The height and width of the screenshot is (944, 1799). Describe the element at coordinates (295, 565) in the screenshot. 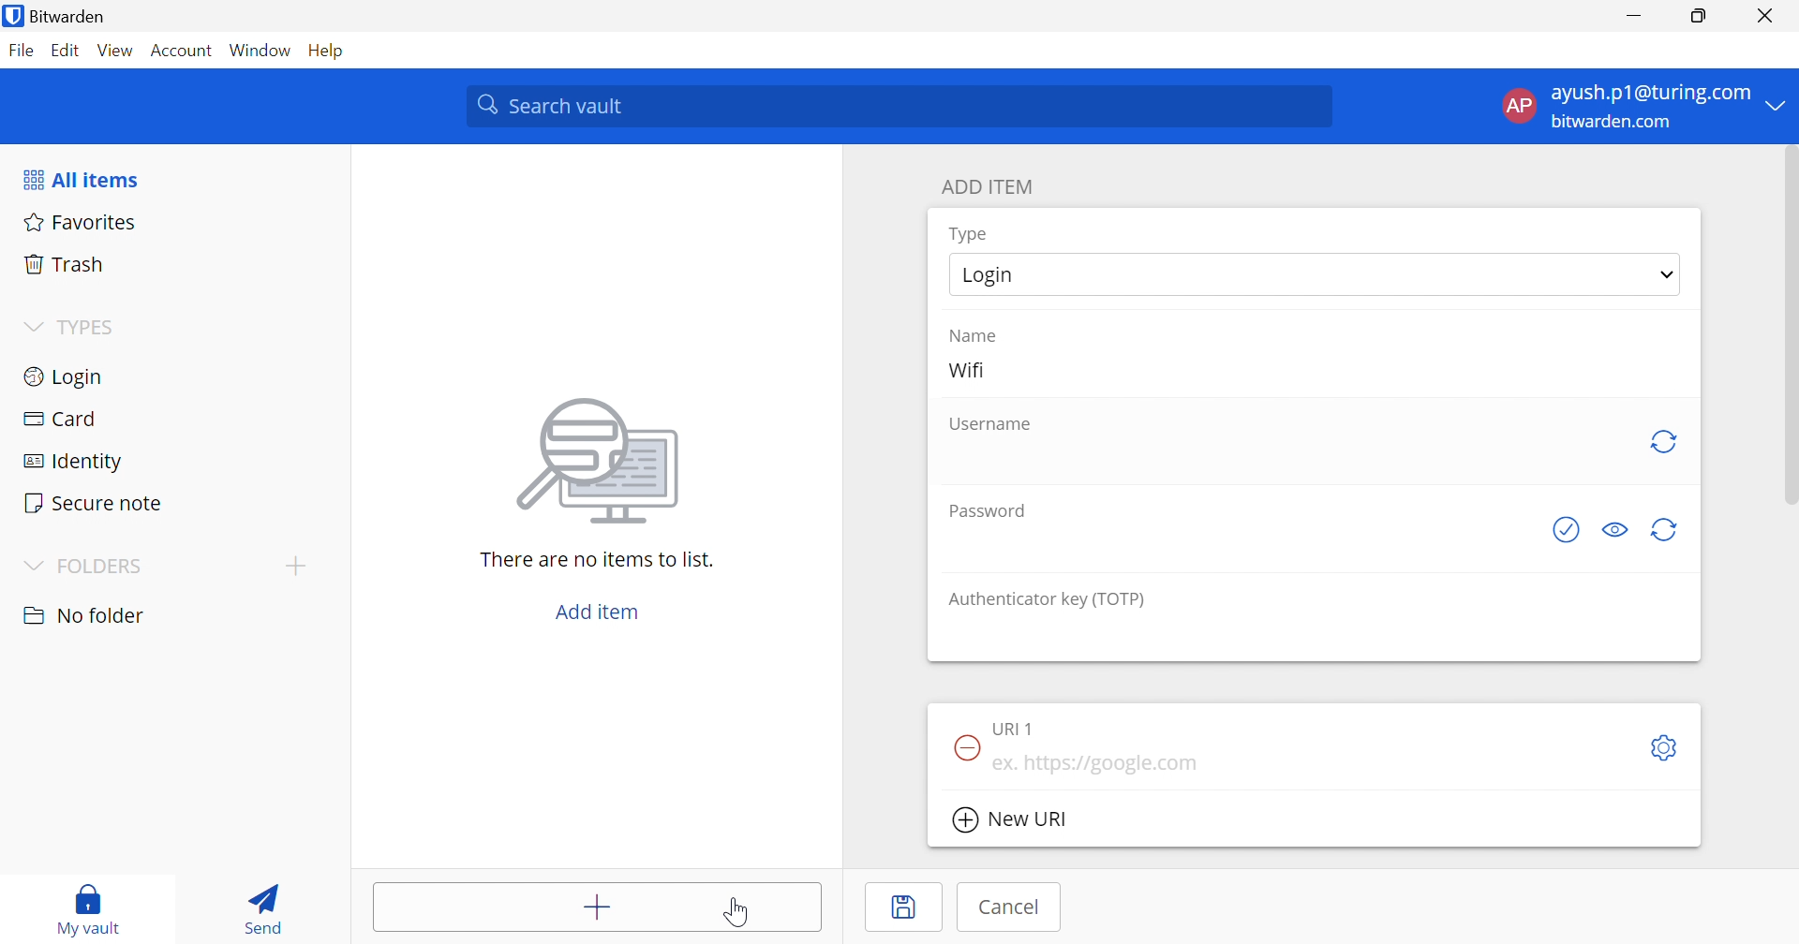

I see `Drop Down` at that location.